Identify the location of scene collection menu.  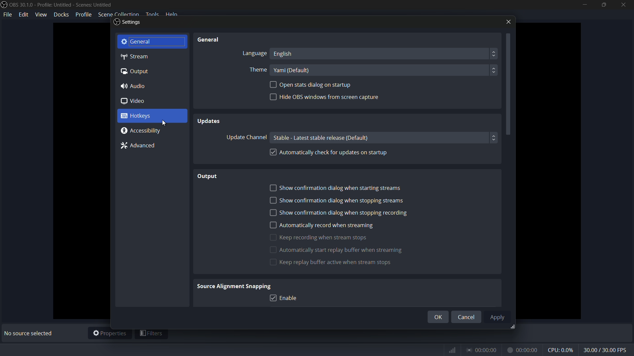
(118, 14).